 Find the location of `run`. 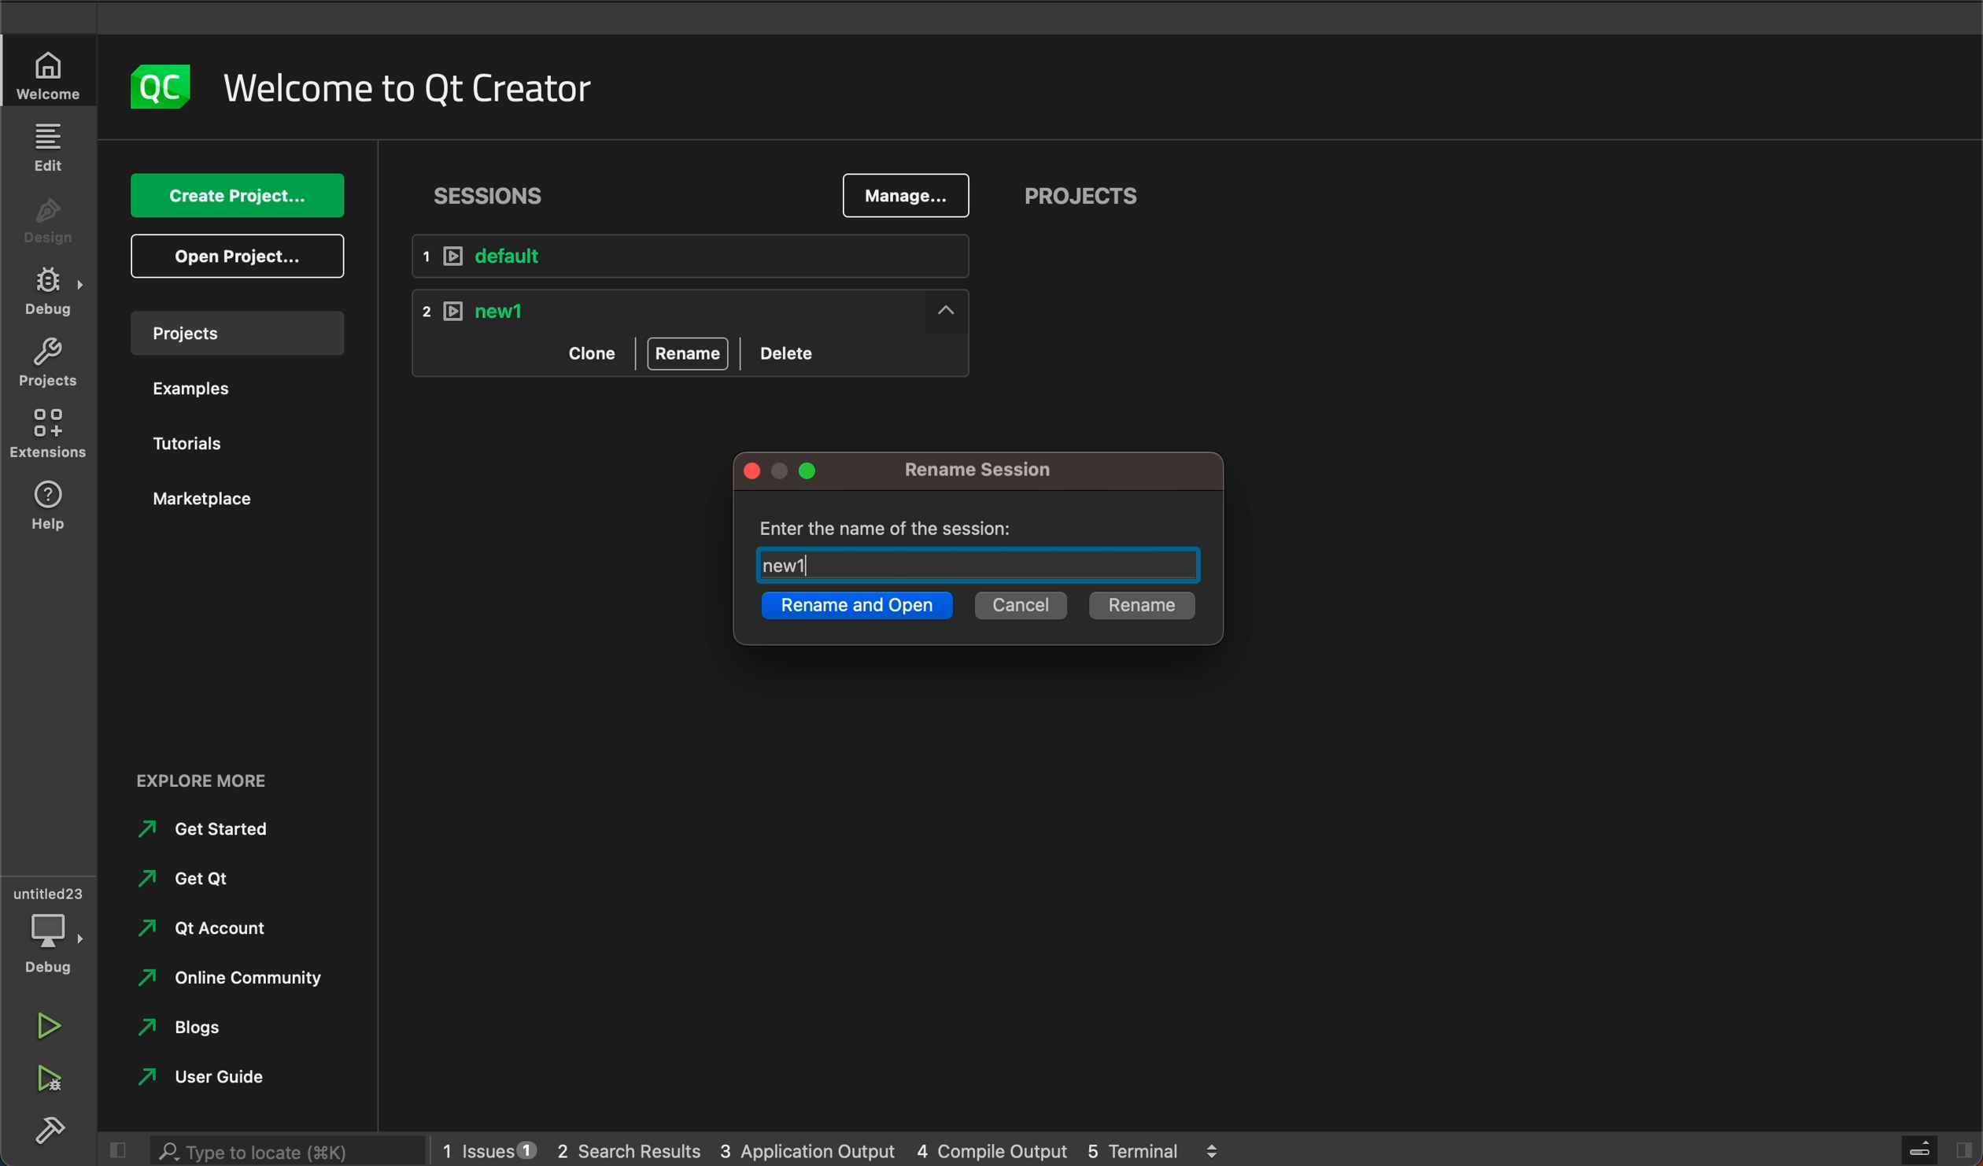

run is located at coordinates (45, 1028).